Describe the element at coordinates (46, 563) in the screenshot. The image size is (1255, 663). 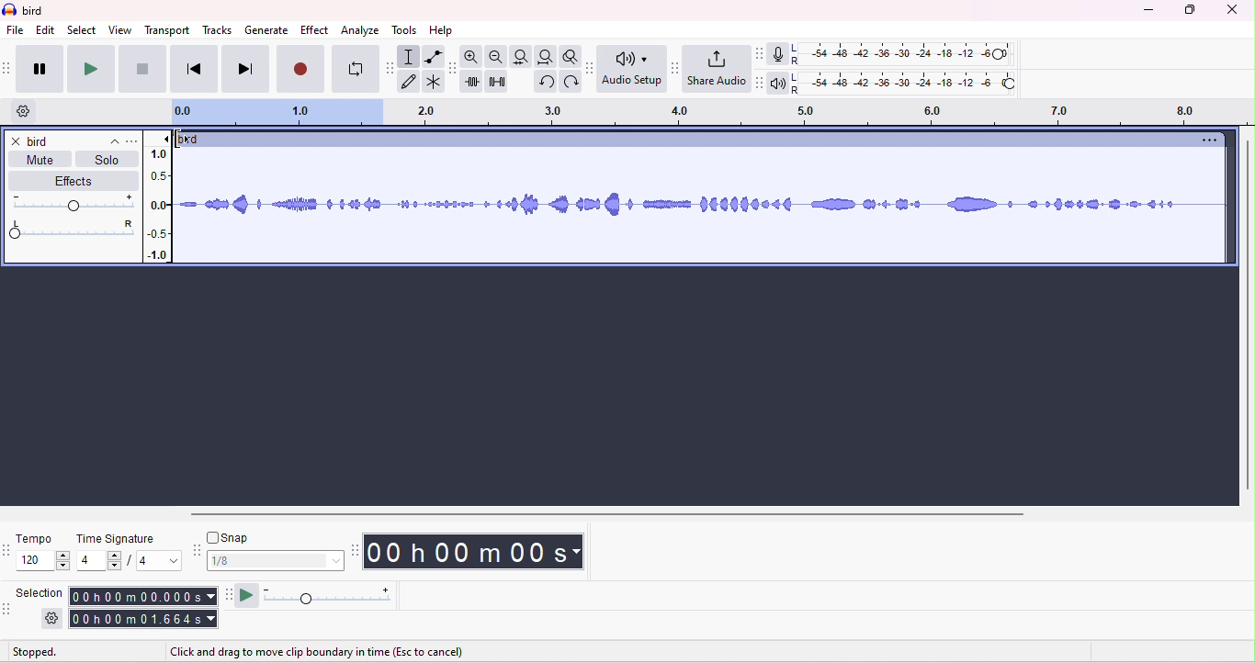
I see `select tempo` at that location.